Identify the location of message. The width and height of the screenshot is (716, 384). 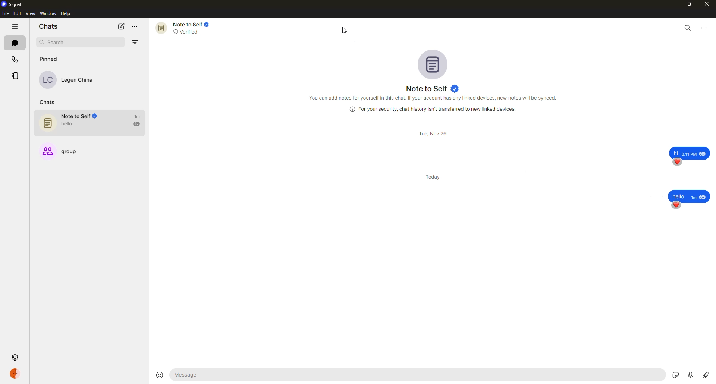
(689, 193).